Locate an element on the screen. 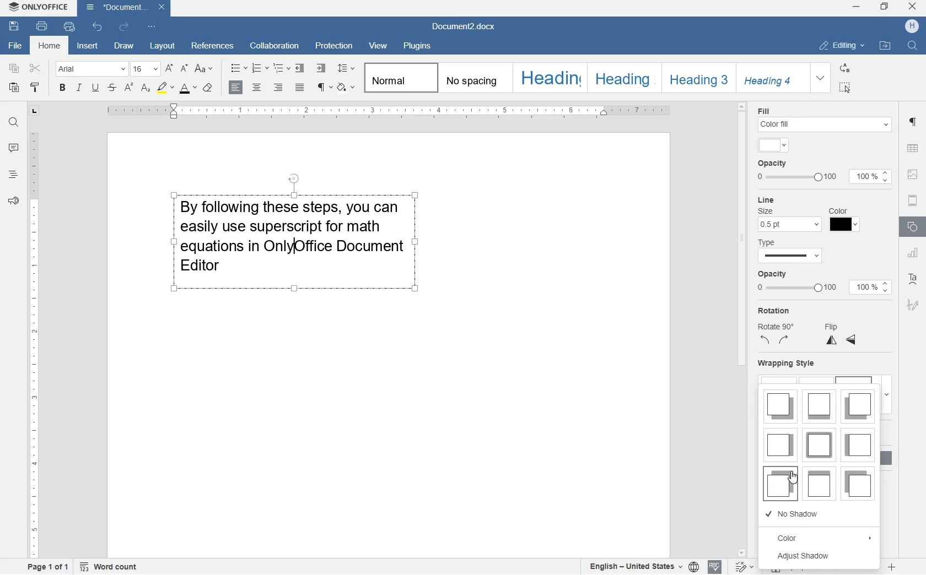 This screenshot has width=926, height=575. FIND is located at coordinates (913, 47).